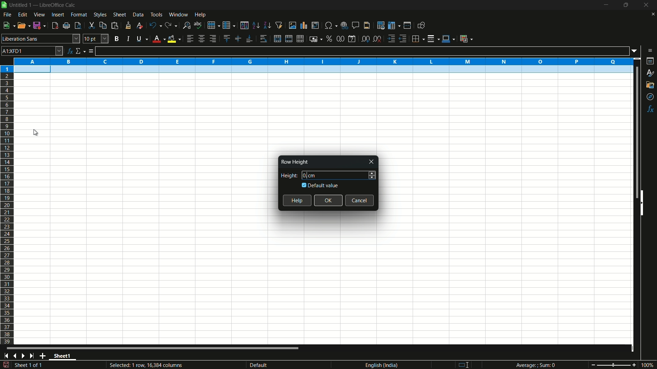 The width and height of the screenshot is (657, 369). Describe the element at coordinates (32, 51) in the screenshot. I see `cell name` at that location.